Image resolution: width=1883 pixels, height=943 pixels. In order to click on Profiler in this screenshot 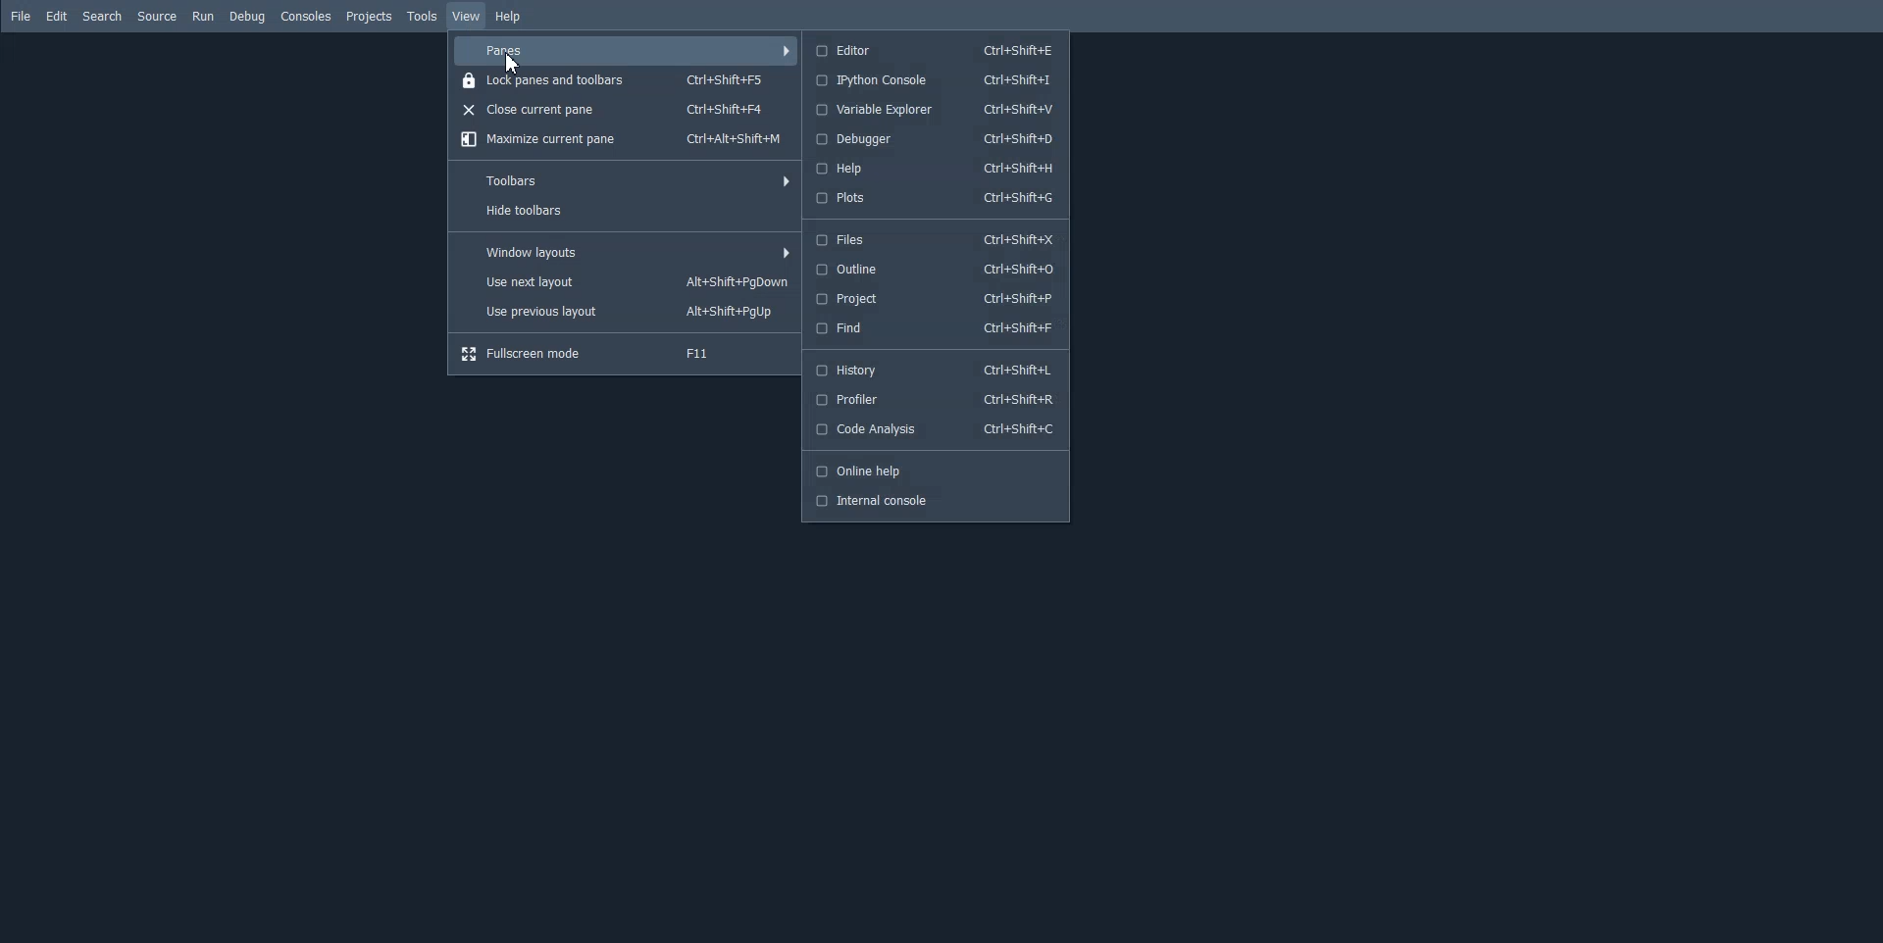, I will do `click(937, 400)`.